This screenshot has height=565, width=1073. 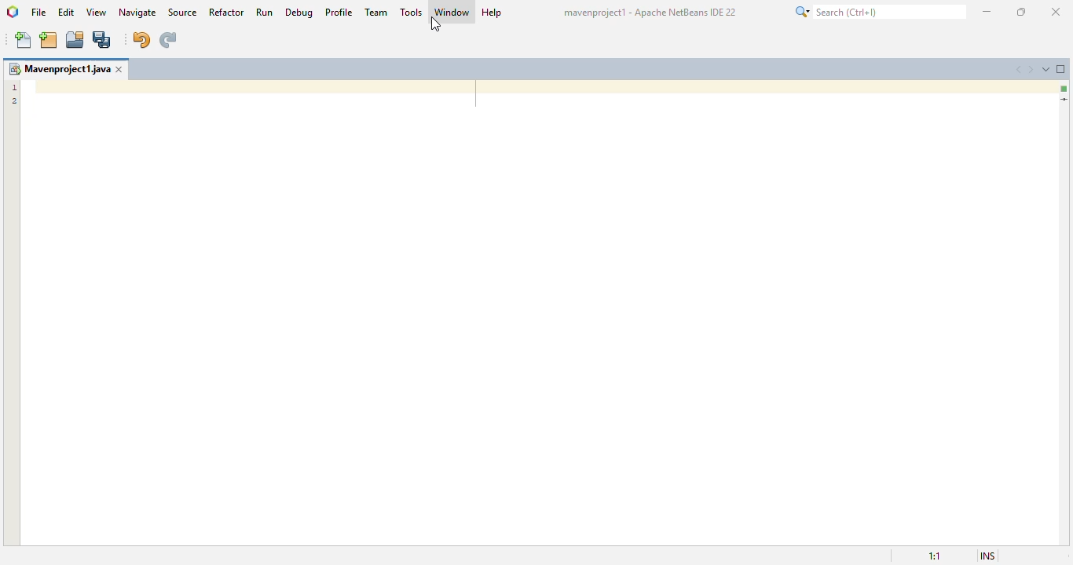 What do you see at coordinates (299, 13) in the screenshot?
I see `debug` at bounding box center [299, 13].